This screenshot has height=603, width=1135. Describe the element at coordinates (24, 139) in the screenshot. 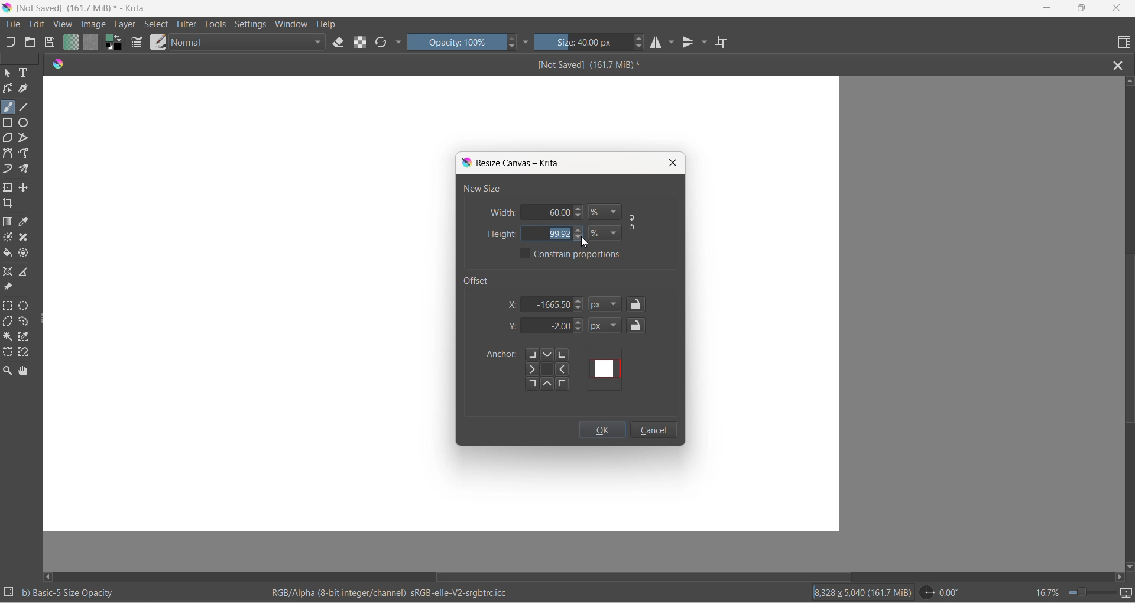

I see `polyline tool` at that location.